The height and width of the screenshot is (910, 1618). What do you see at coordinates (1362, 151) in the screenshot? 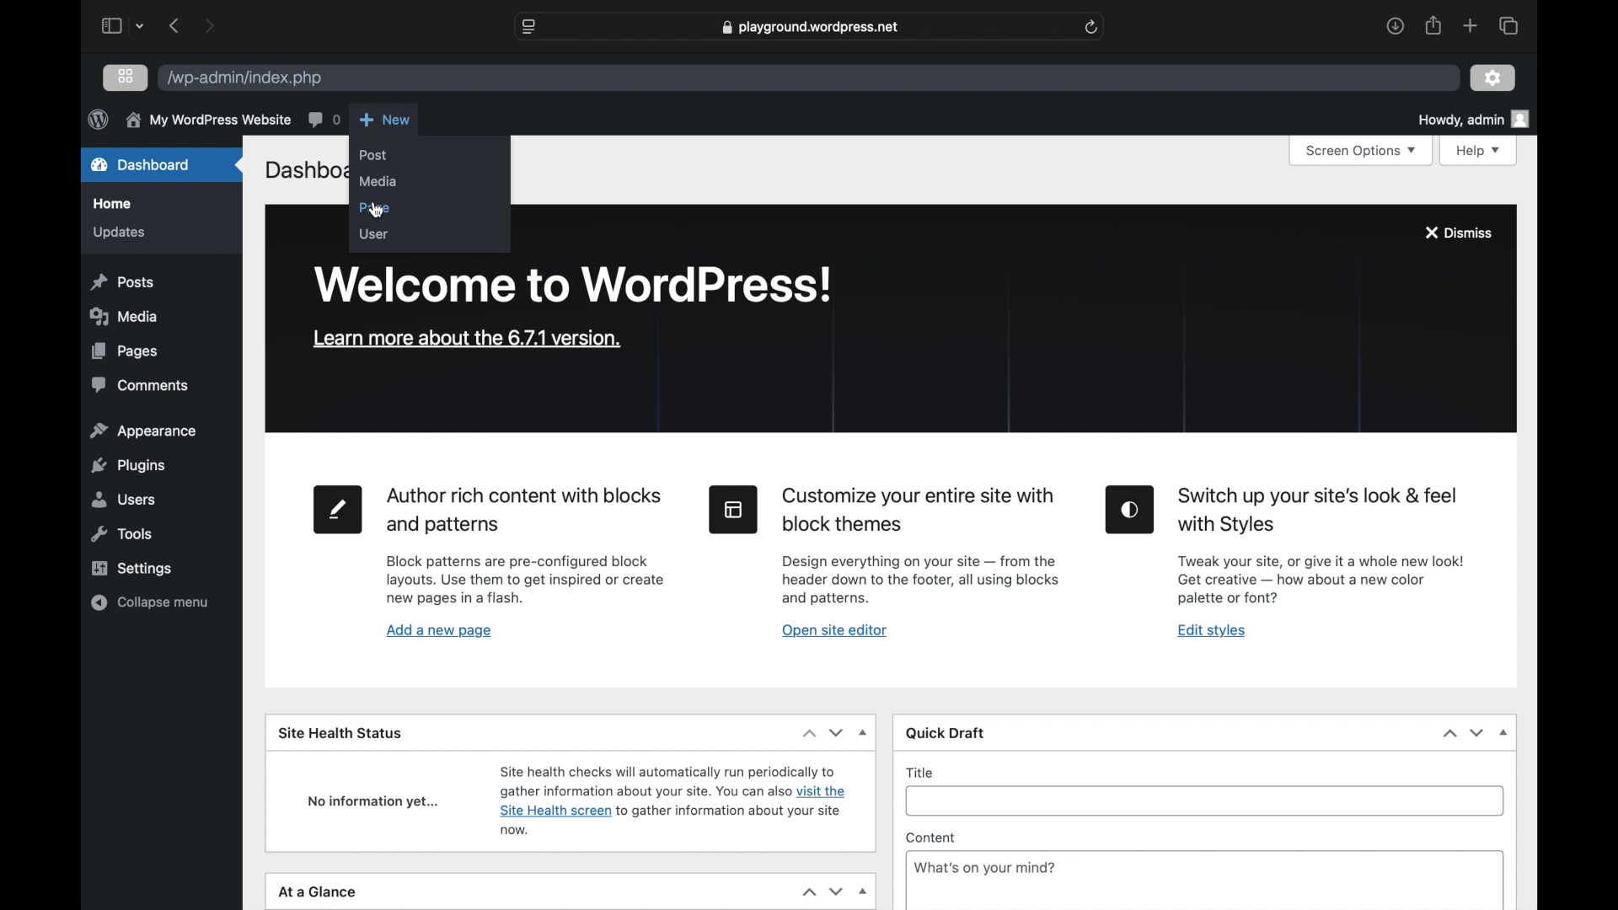
I see `screen options` at bounding box center [1362, 151].